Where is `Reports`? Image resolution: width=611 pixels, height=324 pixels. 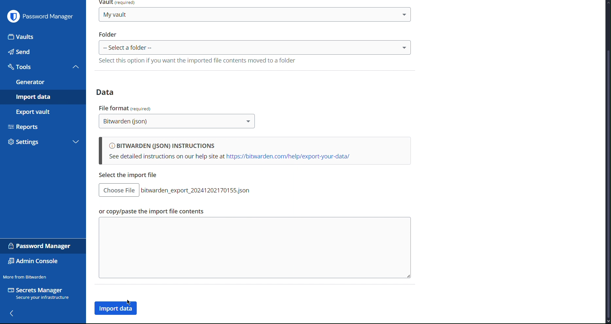
Reports is located at coordinates (42, 126).